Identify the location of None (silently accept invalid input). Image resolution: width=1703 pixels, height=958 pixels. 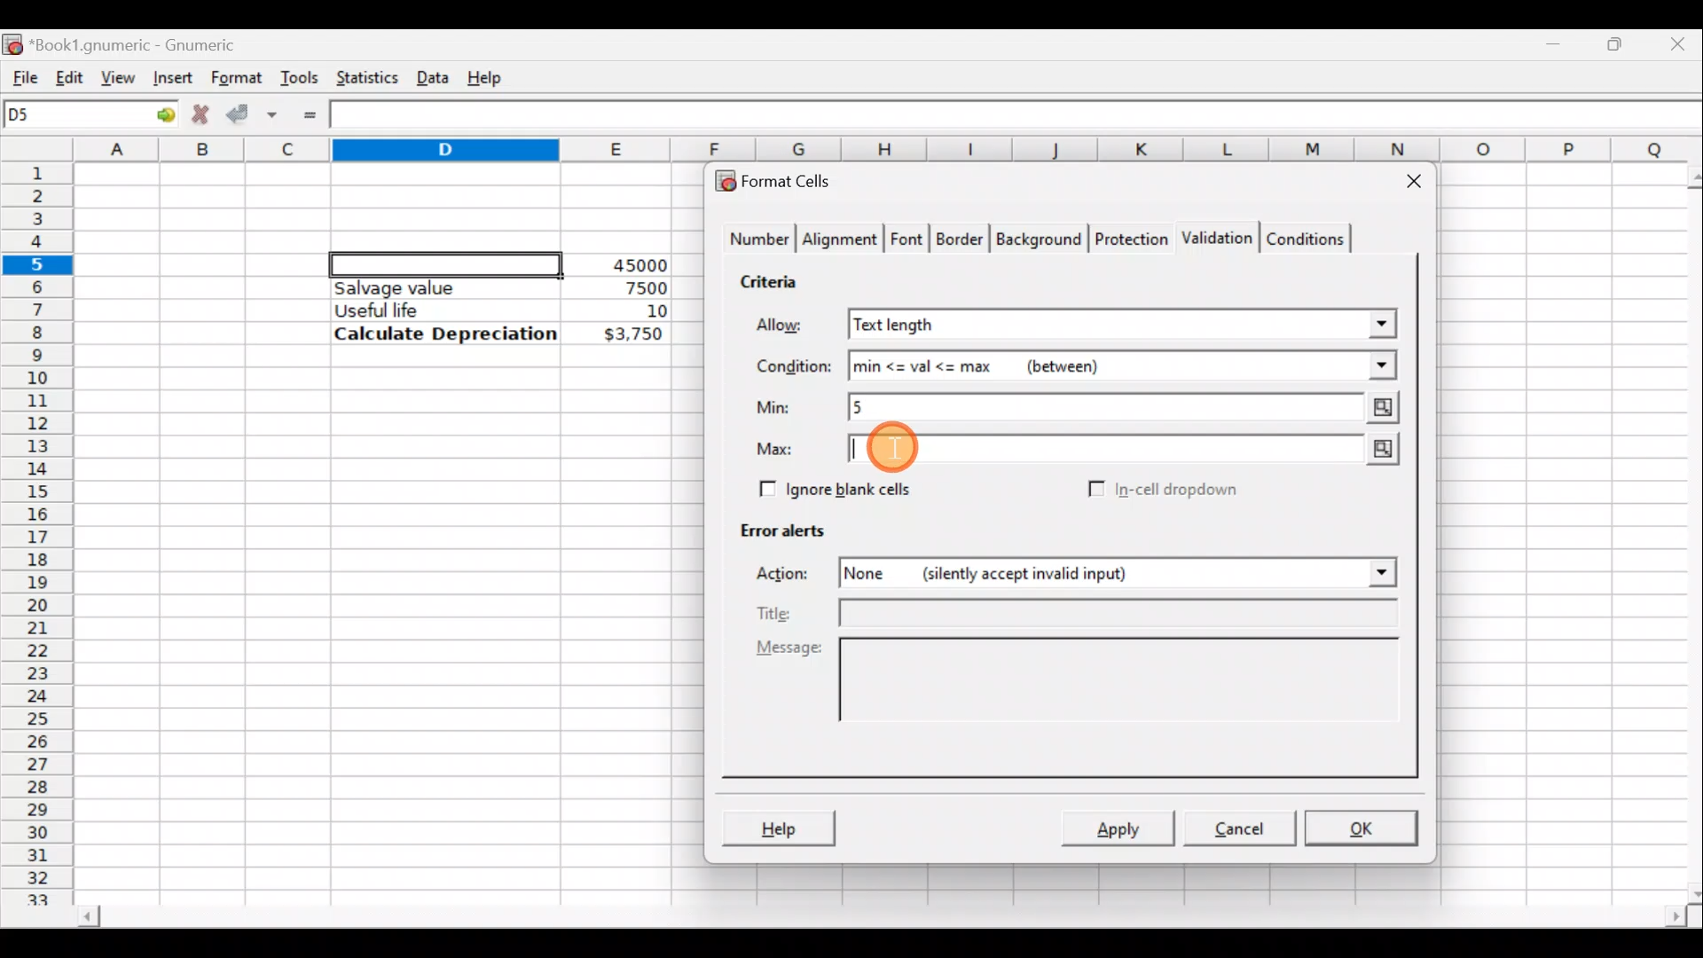
(1058, 572).